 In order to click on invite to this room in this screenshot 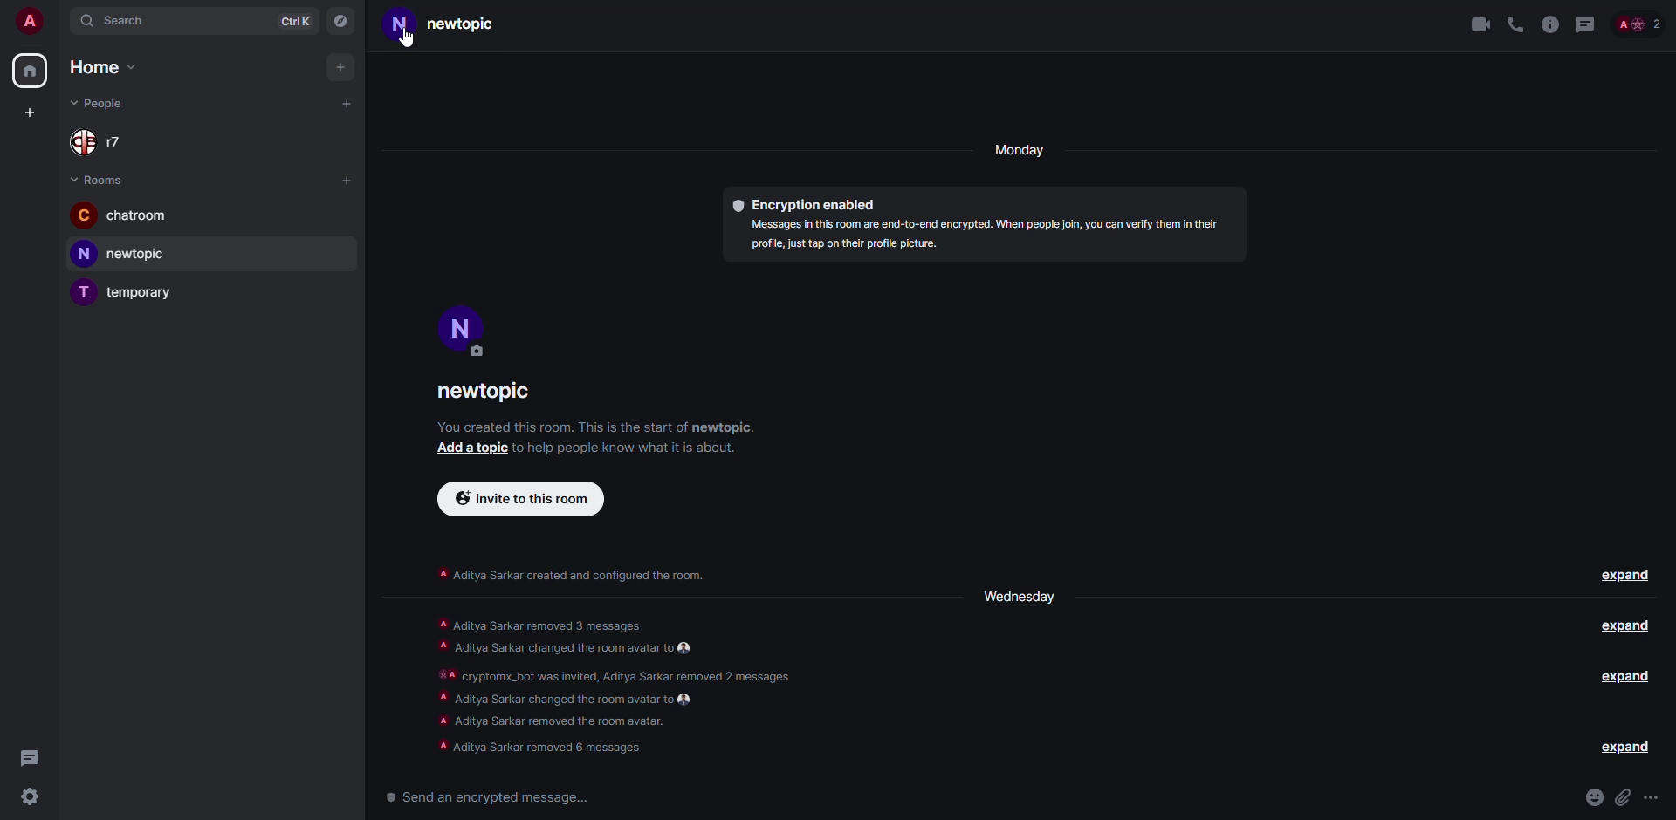, I will do `click(520, 498)`.